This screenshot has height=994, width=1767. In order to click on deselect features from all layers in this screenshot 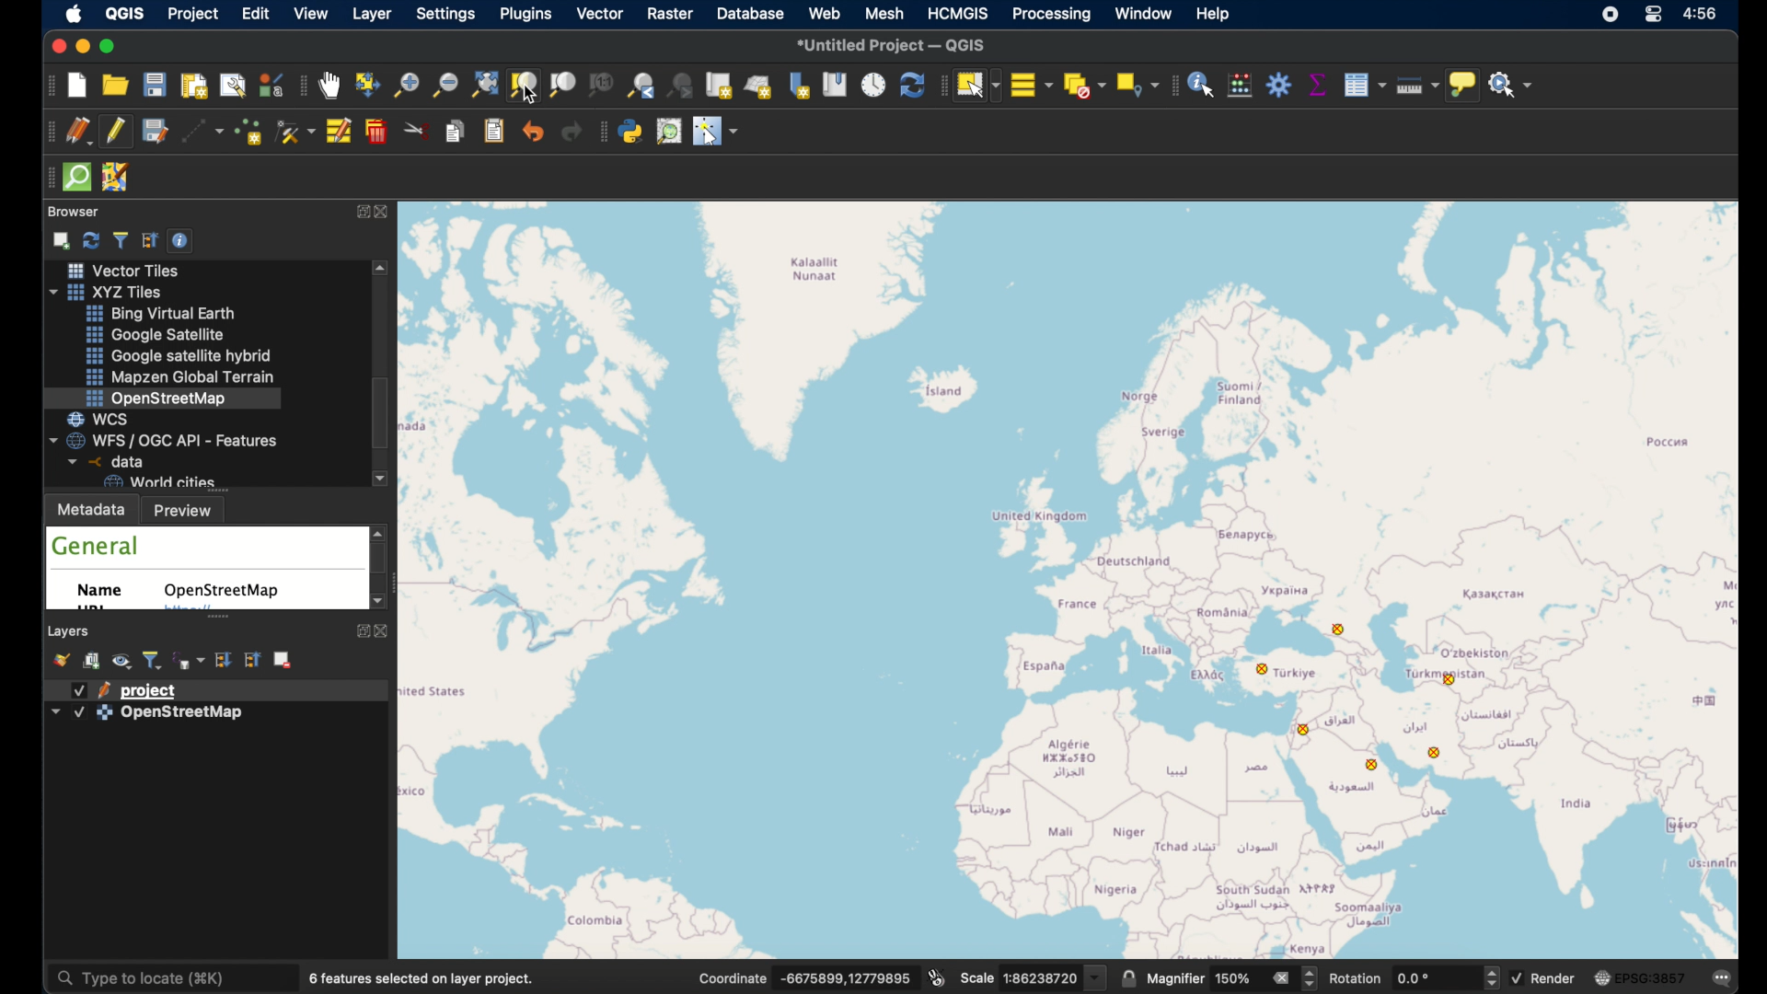, I will do `click(1084, 87)`.